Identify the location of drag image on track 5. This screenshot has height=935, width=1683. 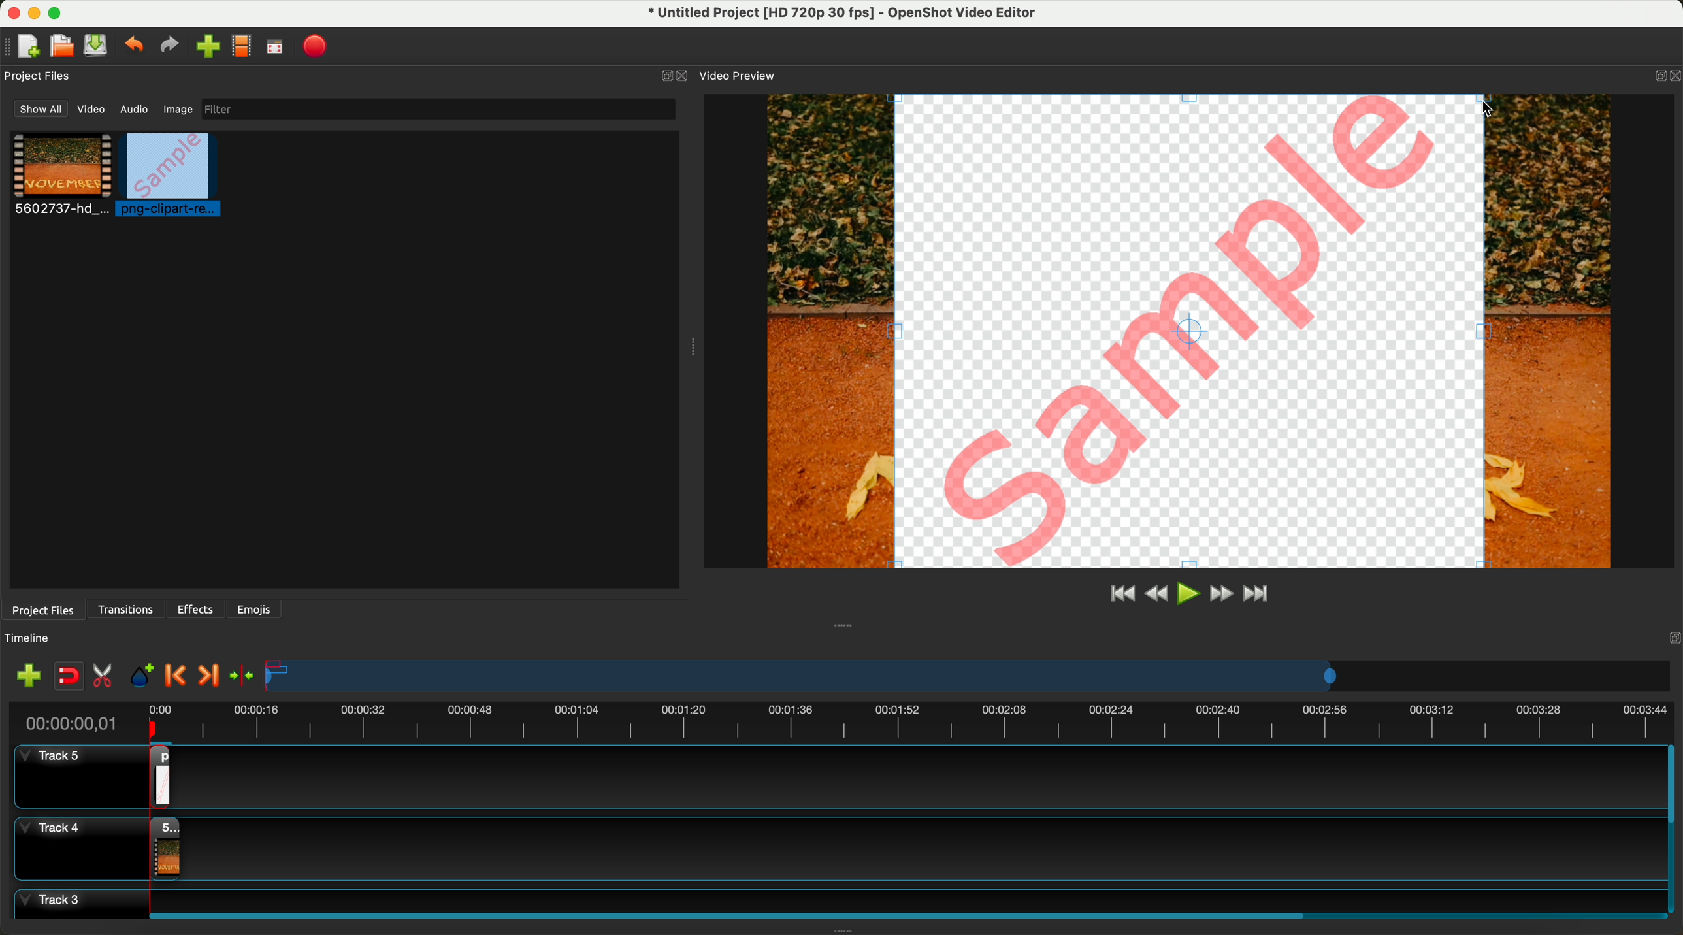
(164, 775).